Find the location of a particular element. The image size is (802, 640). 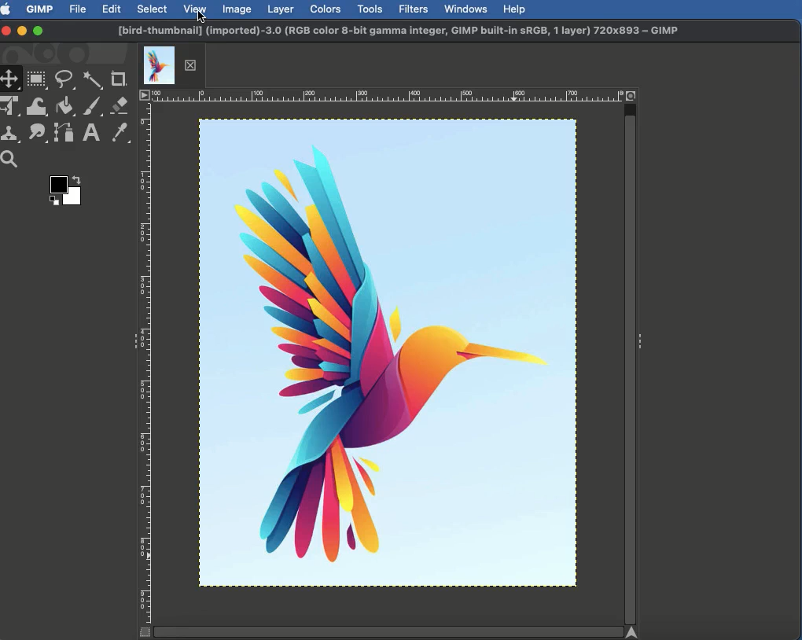

Text is located at coordinates (90, 134).